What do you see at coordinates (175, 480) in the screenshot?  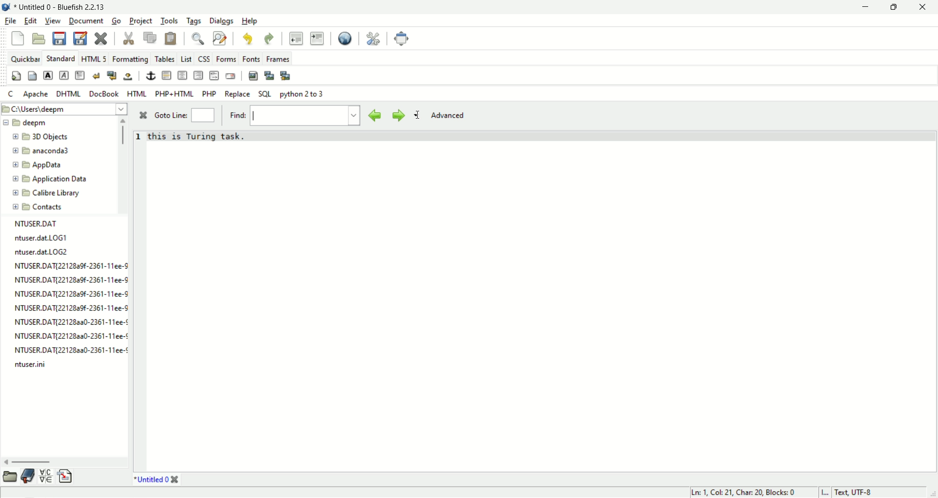 I see `close` at bounding box center [175, 480].